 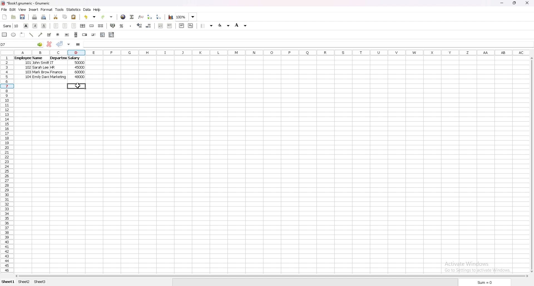 I want to click on name, so click(x=38, y=58).